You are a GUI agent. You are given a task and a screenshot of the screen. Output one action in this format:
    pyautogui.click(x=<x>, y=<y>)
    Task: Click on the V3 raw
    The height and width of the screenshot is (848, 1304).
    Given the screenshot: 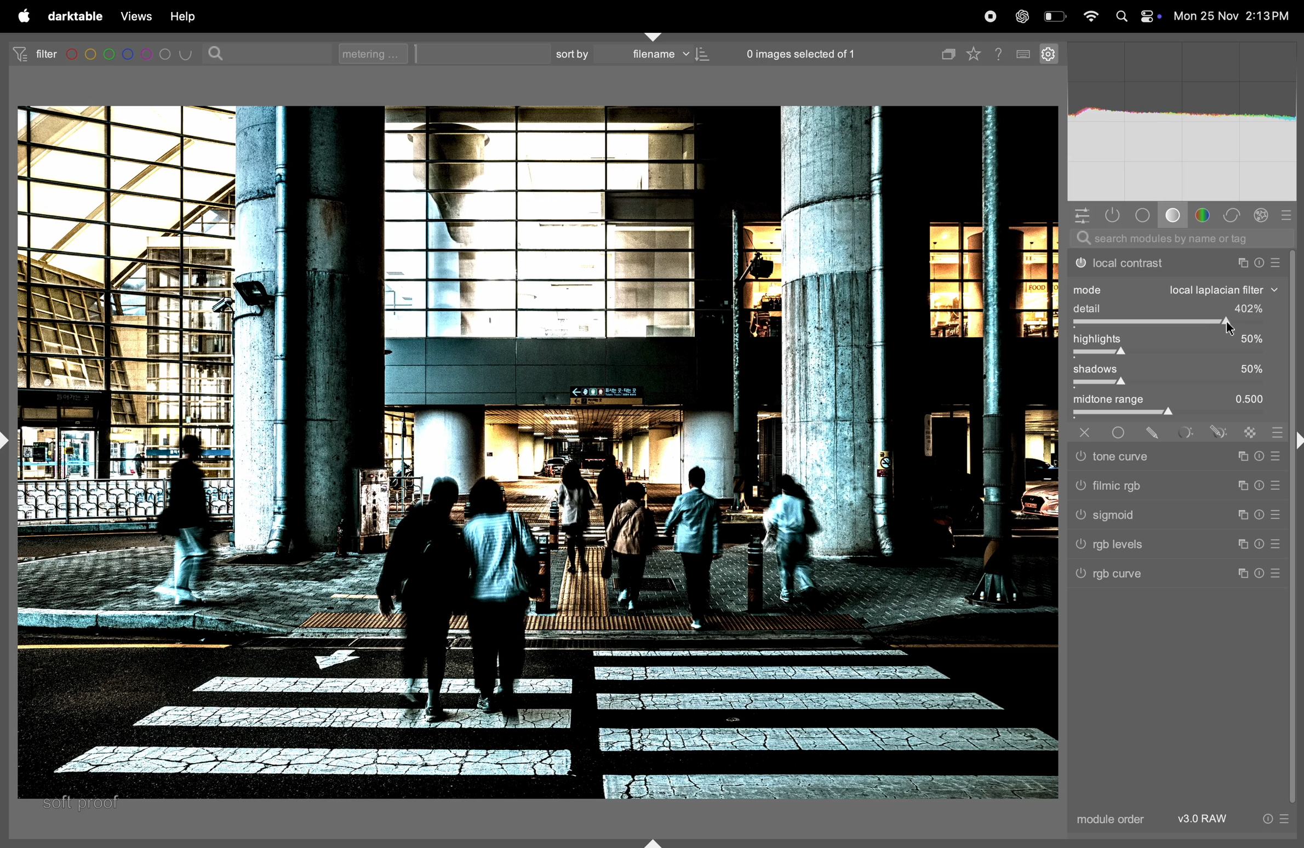 What is the action you would take?
    pyautogui.click(x=1204, y=820)
    